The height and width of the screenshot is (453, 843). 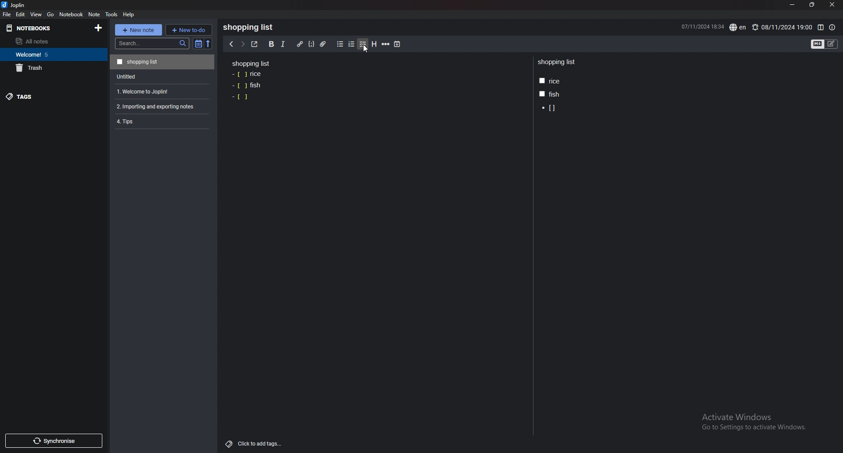 What do you see at coordinates (37, 14) in the screenshot?
I see `view` at bounding box center [37, 14].